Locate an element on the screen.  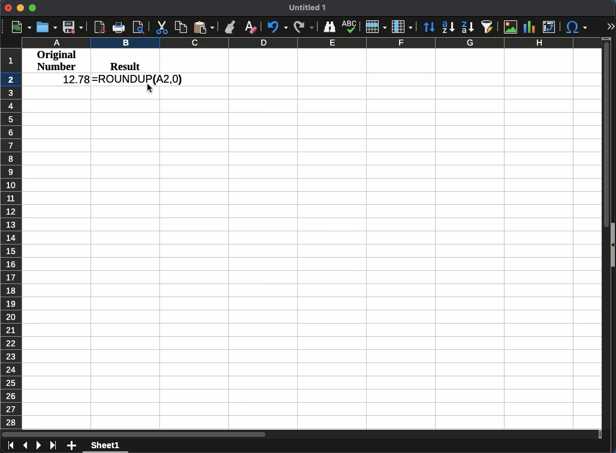
image is located at coordinates (511, 28).